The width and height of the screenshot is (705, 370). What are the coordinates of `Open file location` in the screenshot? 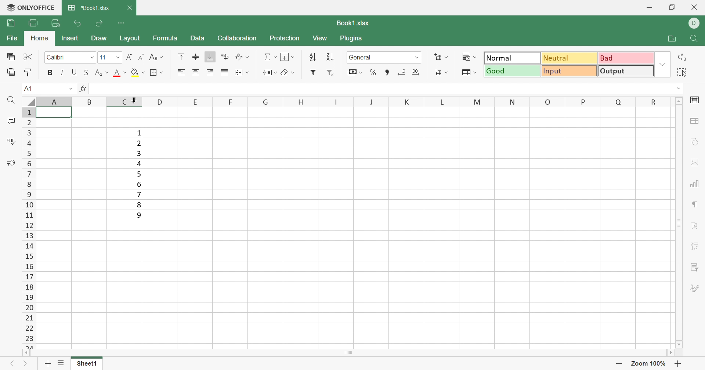 It's located at (672, 38).